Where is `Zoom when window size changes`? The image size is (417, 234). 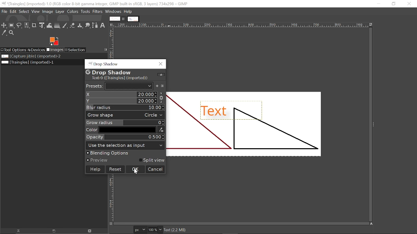 Zoom when window size changes is located at coordinates (372, 25).